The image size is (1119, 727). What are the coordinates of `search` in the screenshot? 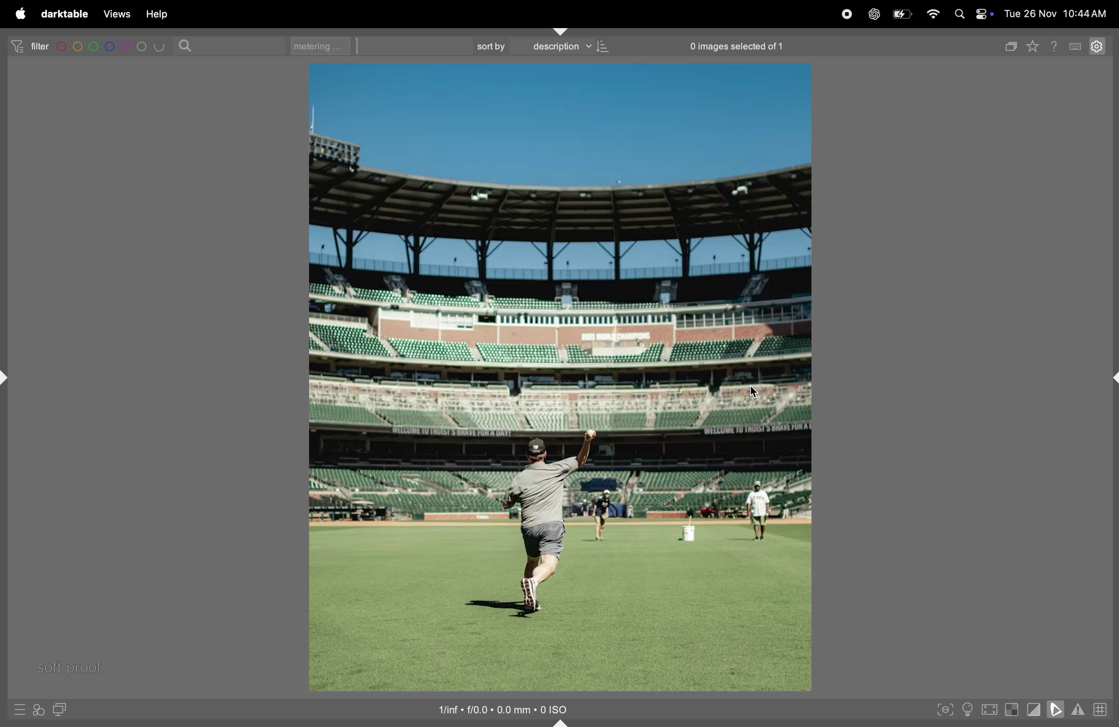 It's located at (230, 46).